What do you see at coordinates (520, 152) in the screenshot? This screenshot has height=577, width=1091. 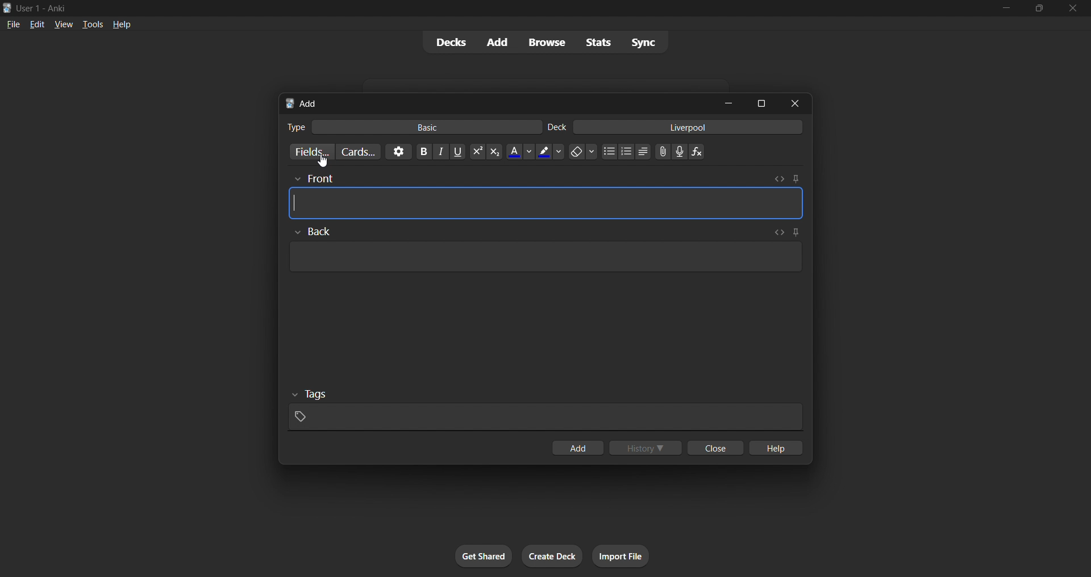 I see `Text color options` at bounding box center [520, 152].